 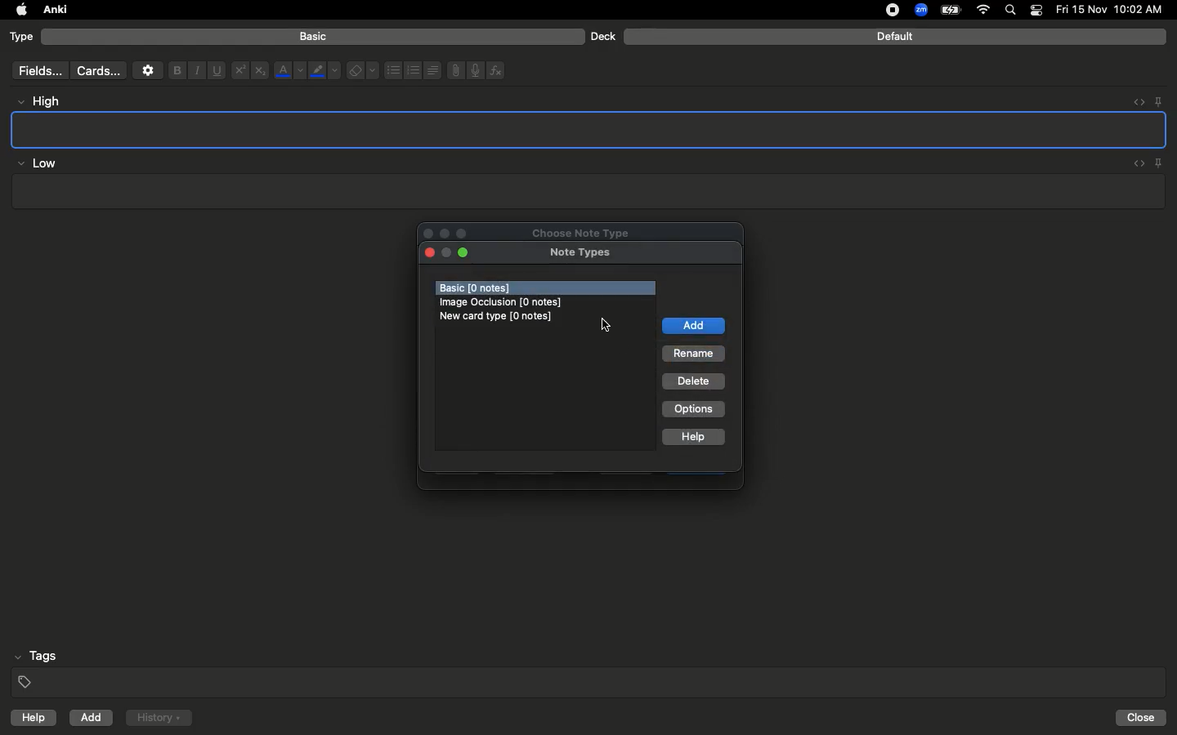 What do you see at coordinates (497, 70) in the screenshot?
I see `Function` at bounding box center [497, 70].